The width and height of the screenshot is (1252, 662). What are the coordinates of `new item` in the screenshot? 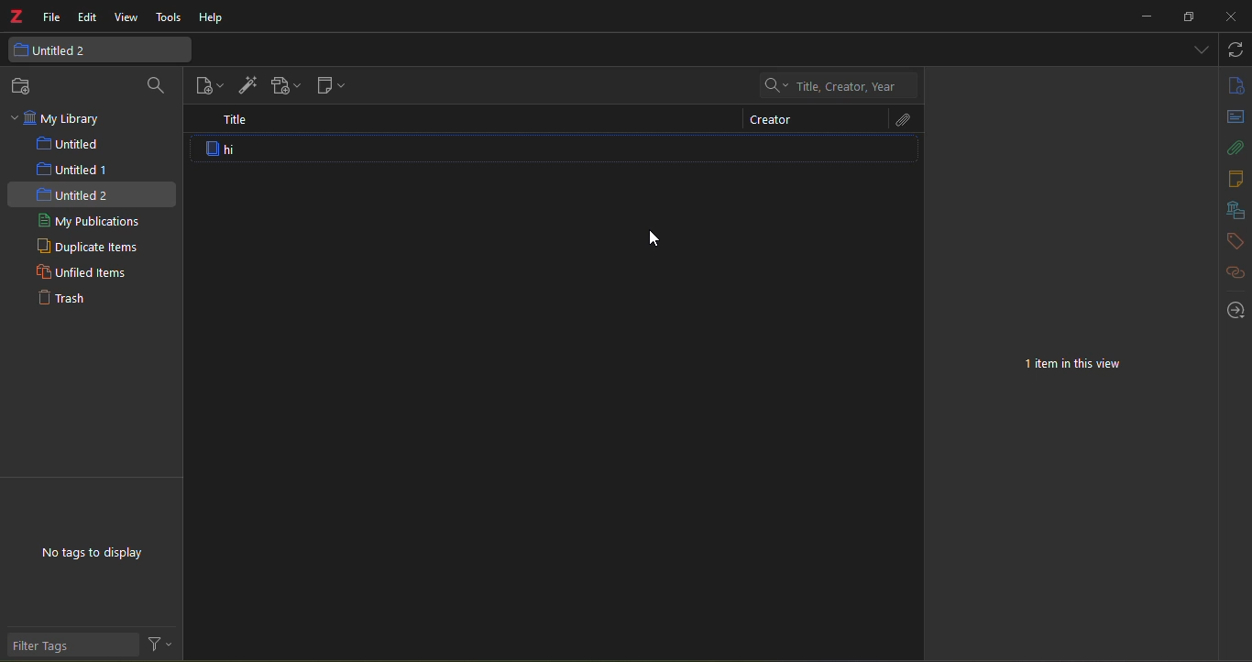 It's located at (210, 86).